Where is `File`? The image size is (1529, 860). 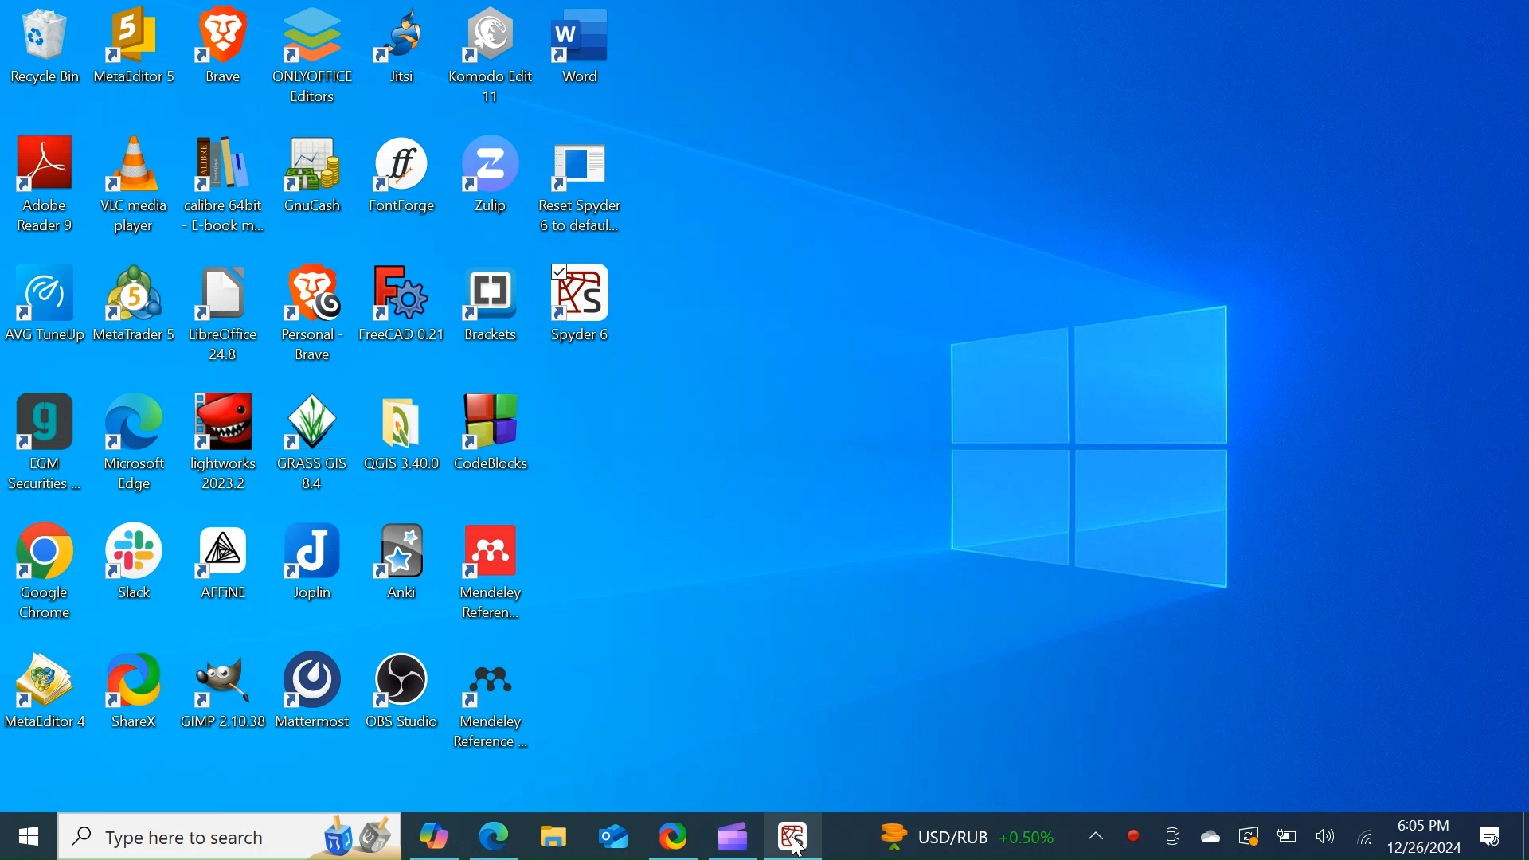 File is located at coordinates (226, 315).